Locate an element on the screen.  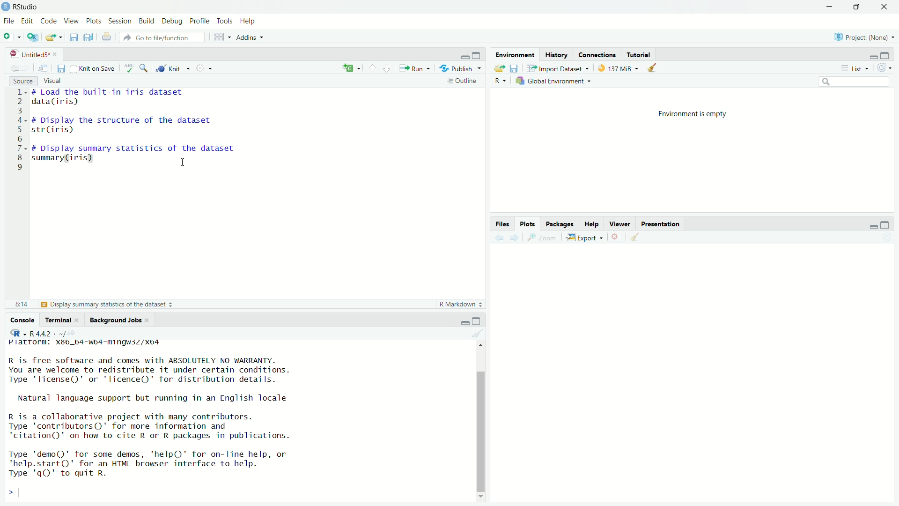
Scroll down is located at coordinates (481, 497).